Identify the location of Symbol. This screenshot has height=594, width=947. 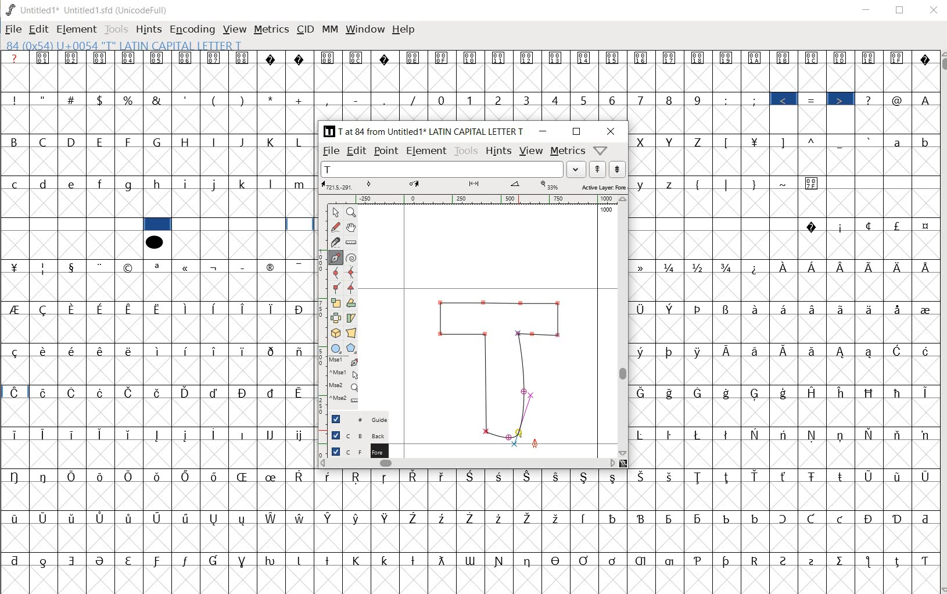
(670, 58).